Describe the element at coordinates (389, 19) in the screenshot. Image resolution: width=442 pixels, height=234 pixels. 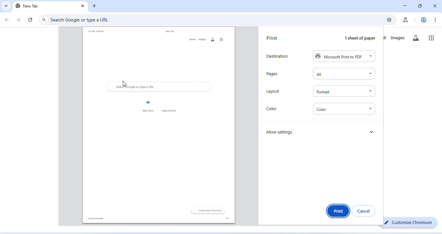
I see `add book marks` at that location.